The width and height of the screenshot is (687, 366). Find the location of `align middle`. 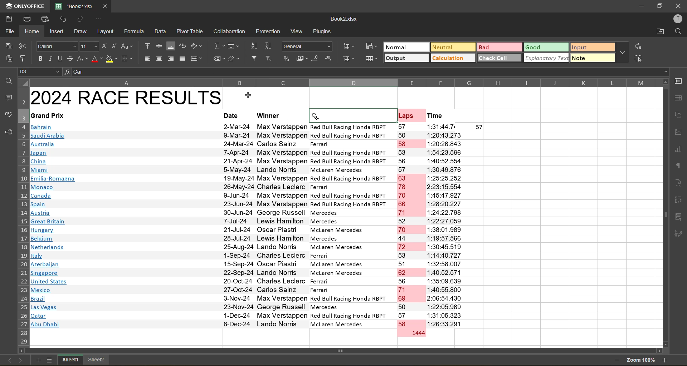

align middle is located at coordinates (159, 45).